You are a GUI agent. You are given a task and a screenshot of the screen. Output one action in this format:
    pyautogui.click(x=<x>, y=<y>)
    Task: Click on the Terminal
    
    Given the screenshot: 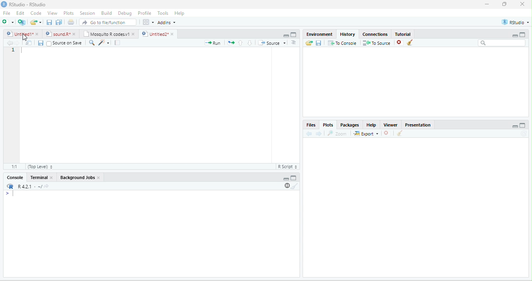 What is the action you would take?
    pyautogui.click(x=38, y=177)
    